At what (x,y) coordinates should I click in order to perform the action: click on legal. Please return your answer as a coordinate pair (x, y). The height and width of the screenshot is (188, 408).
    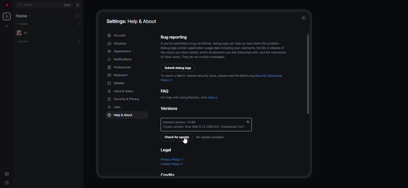
    Looking at the image, I should click on (166, 149).